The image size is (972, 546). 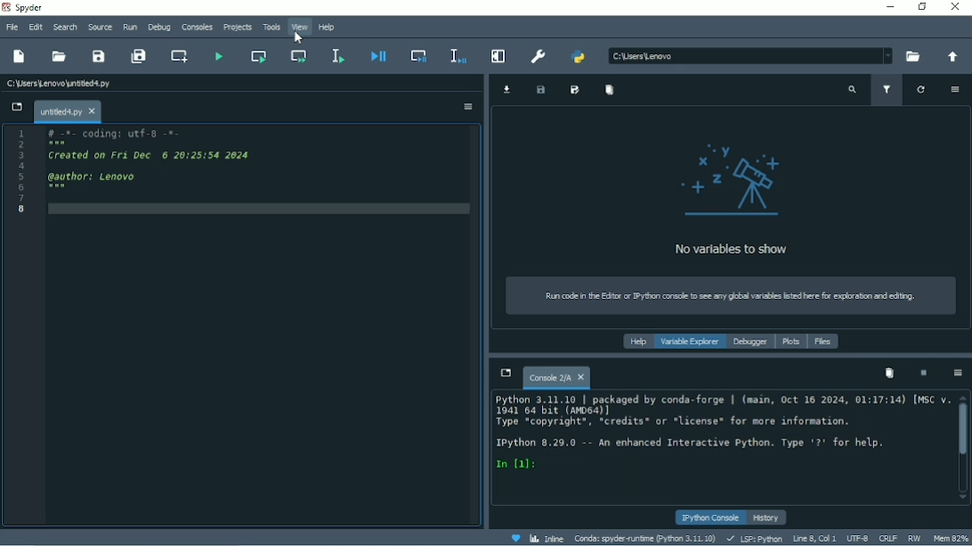 What do you see at coordinates (26, 8) in the screenshot?
I see `Spyder` at bounding box center [26, 8].